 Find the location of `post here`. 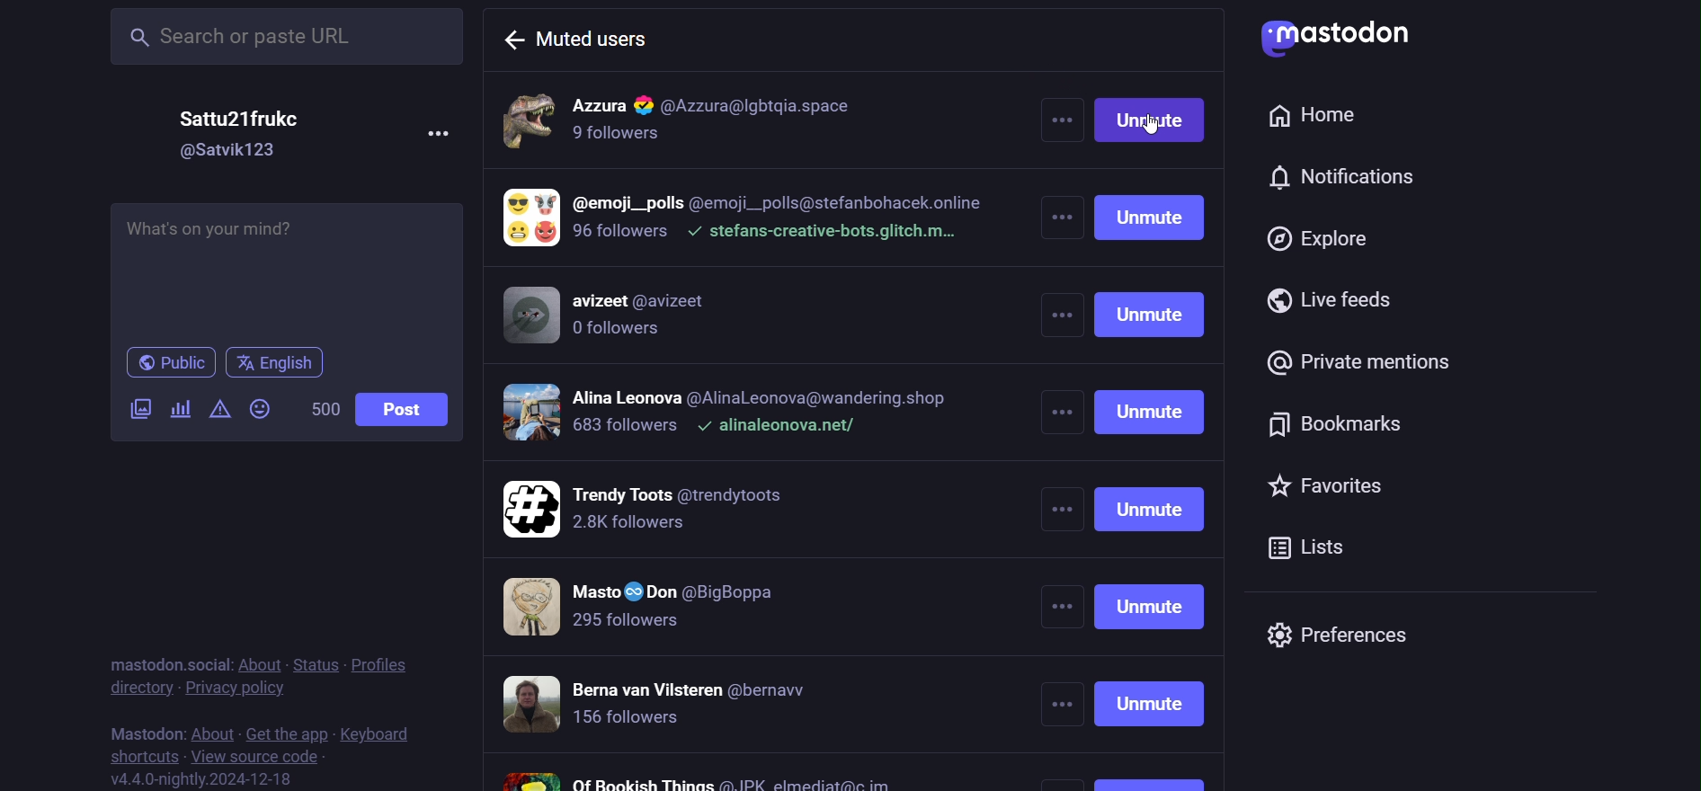

post here is located at coordinates (286, 268).